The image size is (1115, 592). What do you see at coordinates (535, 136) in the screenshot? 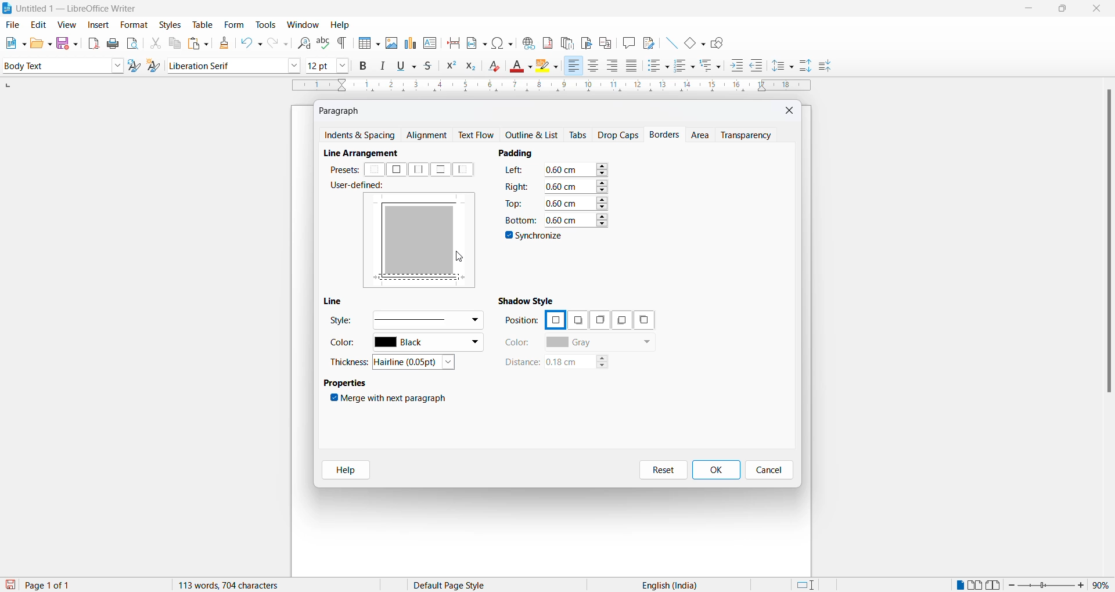
I see `outline` at bounding box center [535, 136].